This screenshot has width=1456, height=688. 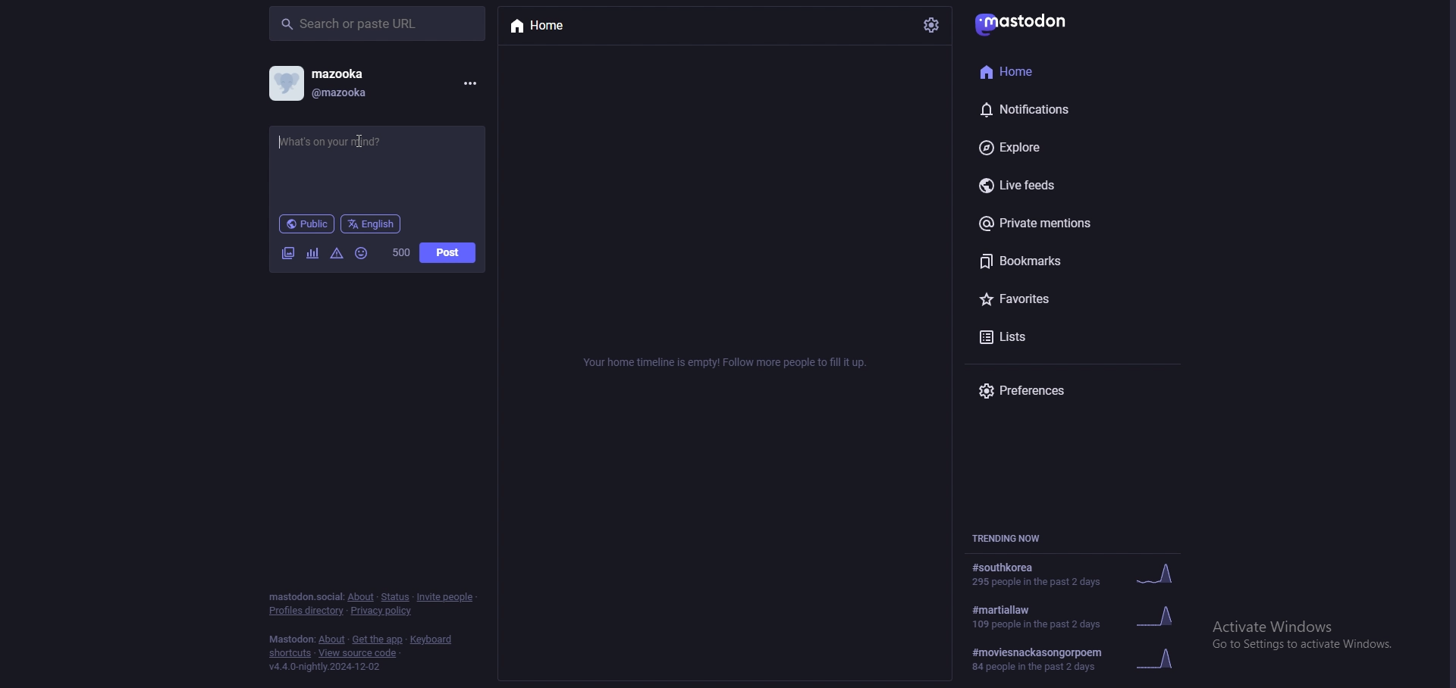 I want to click on trending, so click(x=1080, y=616).